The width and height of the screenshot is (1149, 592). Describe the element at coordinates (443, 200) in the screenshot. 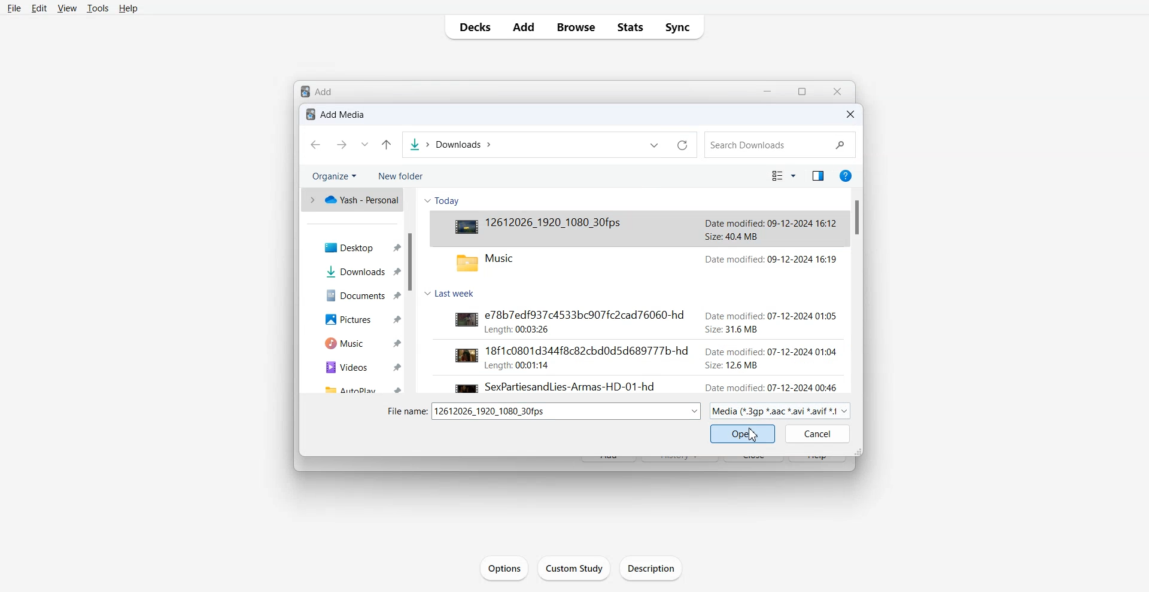

I see `Today` at that location.